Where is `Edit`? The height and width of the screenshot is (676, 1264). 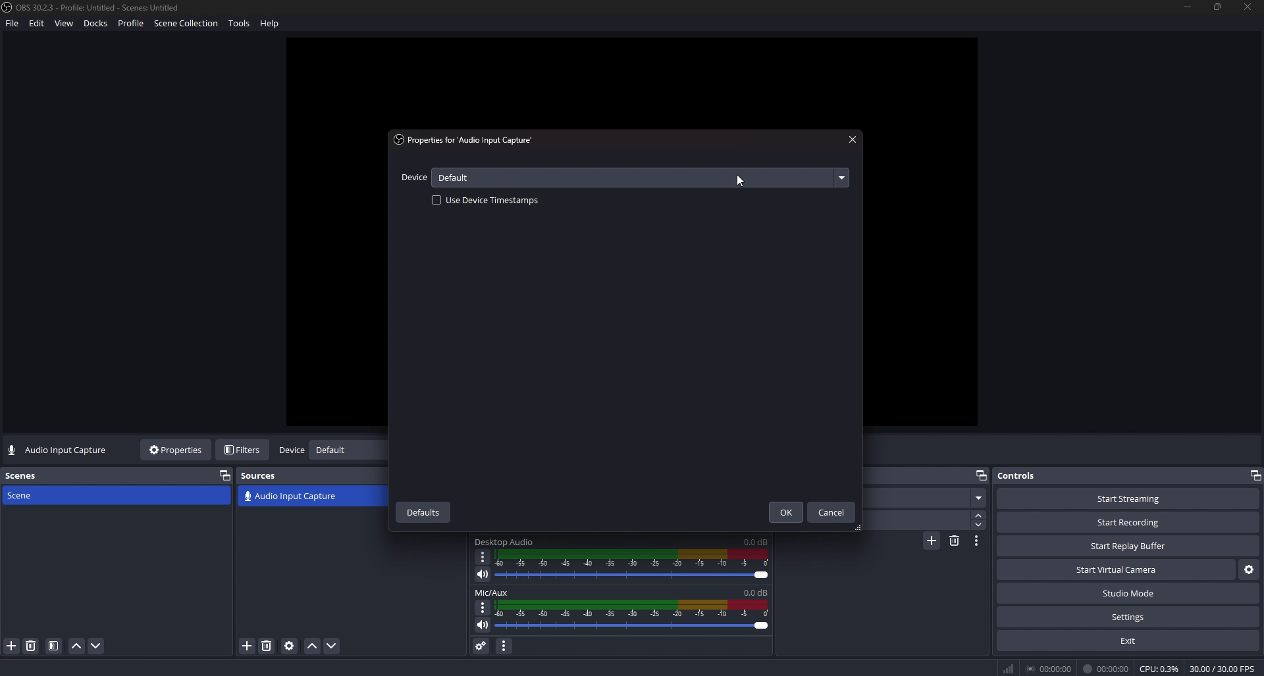 Edit is located at coordinates (38, 26).